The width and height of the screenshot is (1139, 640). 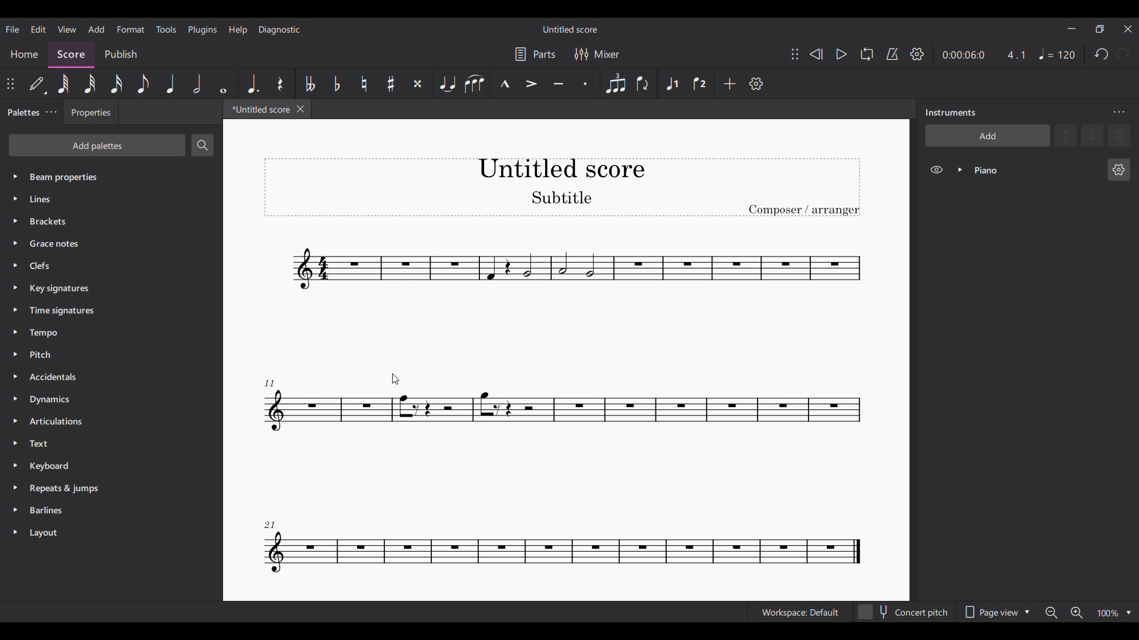 What do you see at coordinates (252, 84) in the screenshot?
I see `Augmentation dot` at bounding box center [252, 84].